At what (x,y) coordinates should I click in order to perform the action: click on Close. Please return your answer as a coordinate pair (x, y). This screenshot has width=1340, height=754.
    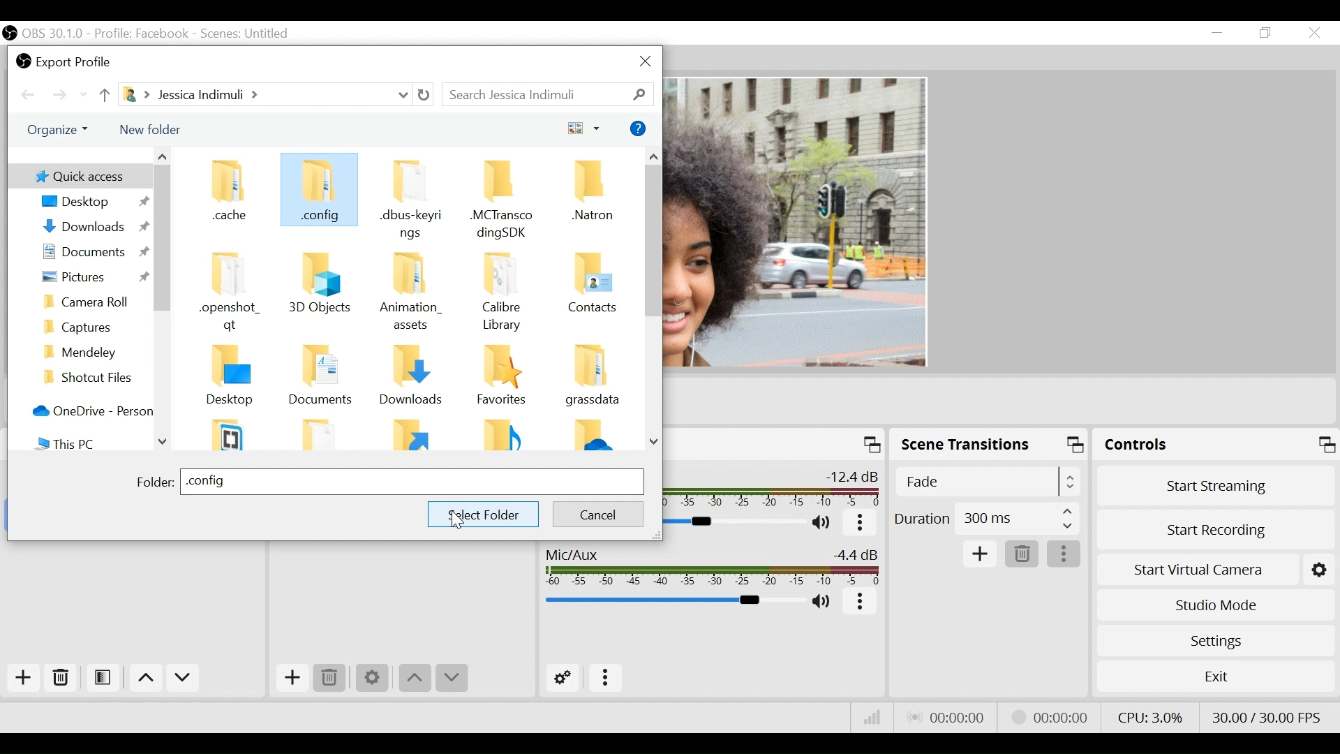
    Looking at the image, I should click on (1314, 32).